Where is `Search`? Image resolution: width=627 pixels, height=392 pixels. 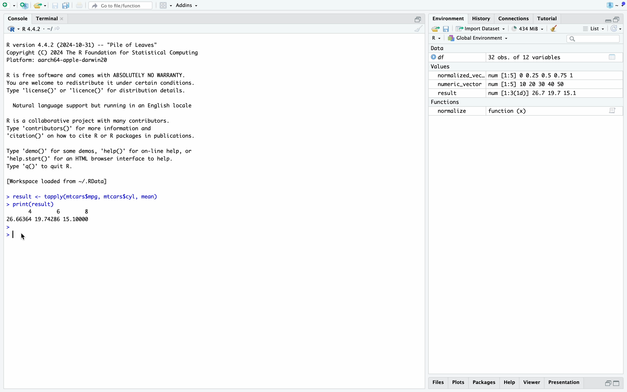
Search is located at coordinates (593, 39).